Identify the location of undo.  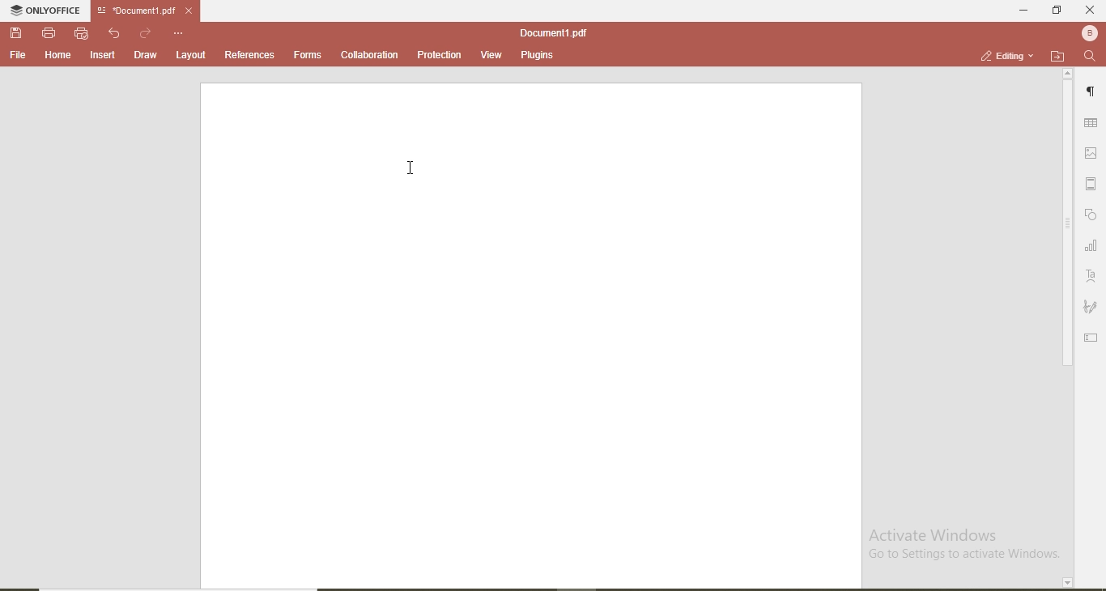
(113, 32).